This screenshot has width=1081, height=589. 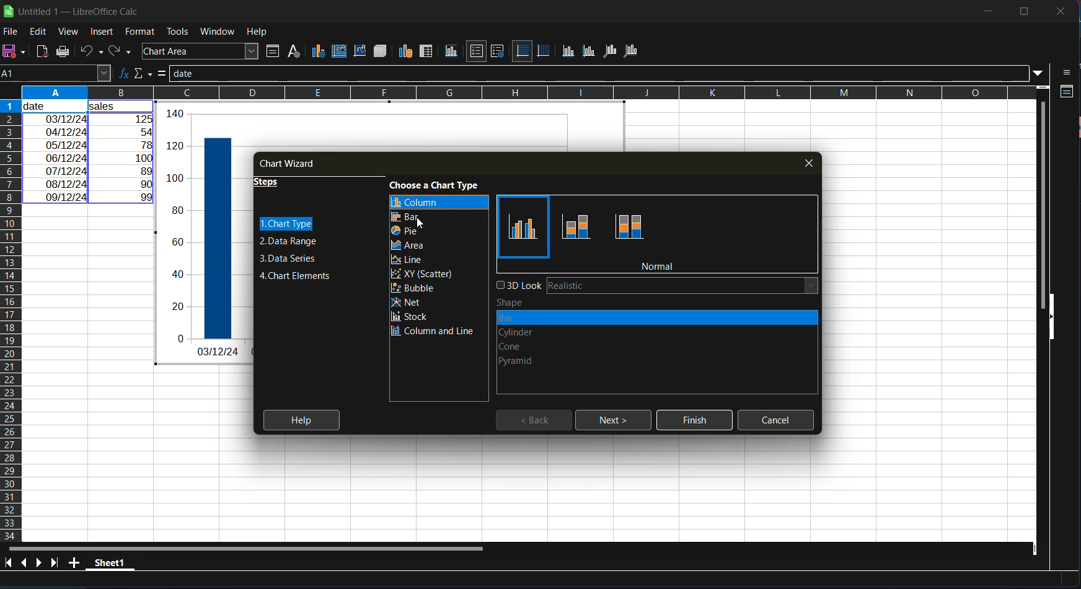 I want to click on x axis, so click(x=570, y=51).